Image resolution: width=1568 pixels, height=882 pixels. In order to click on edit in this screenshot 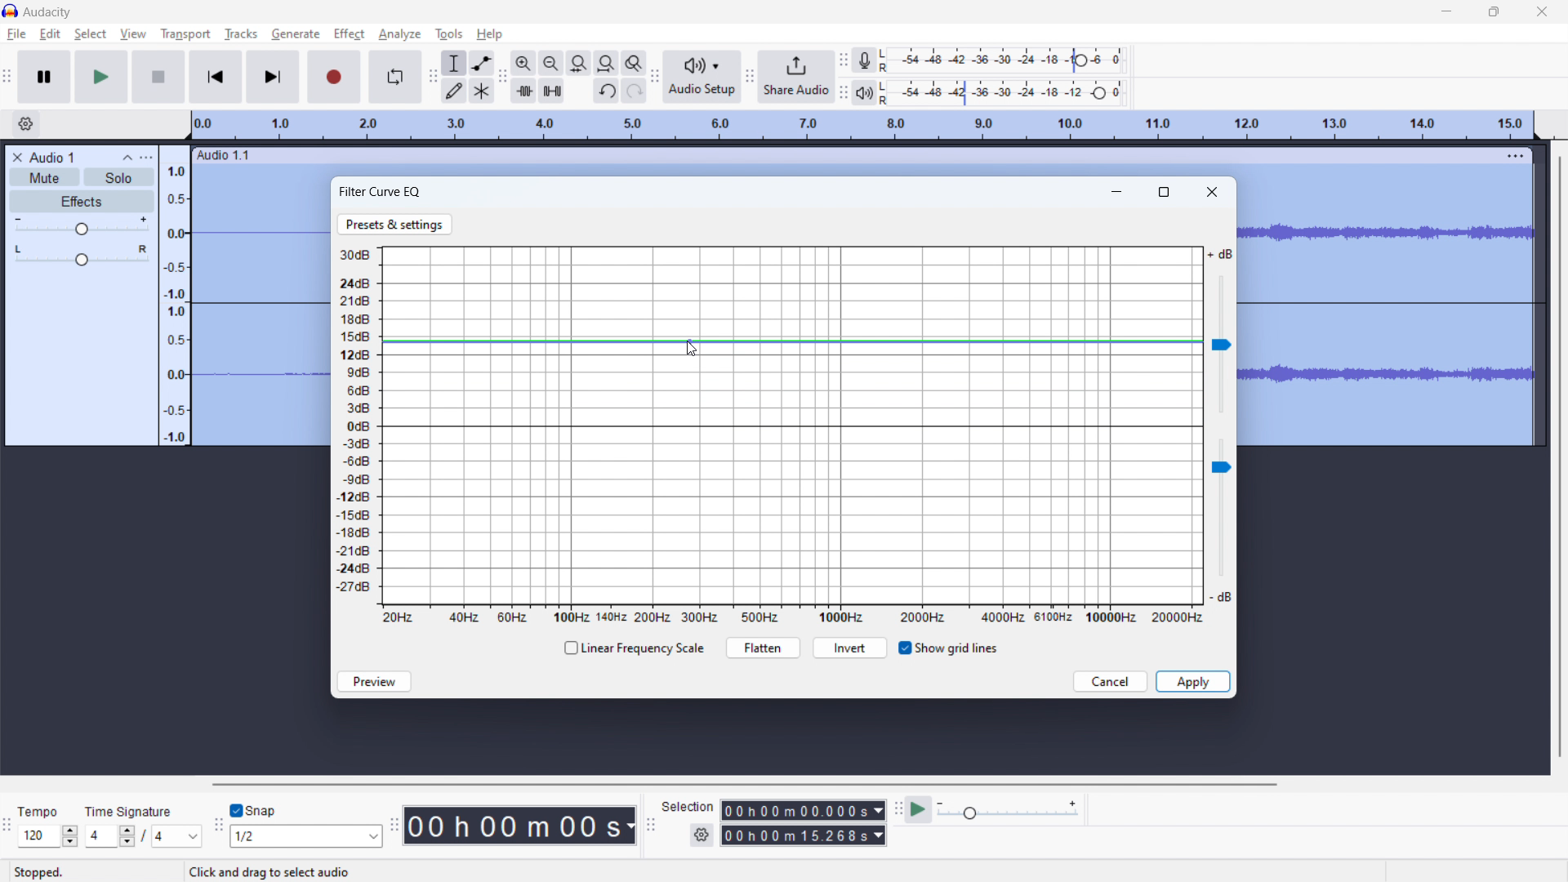, I will do `click(51, 34)`.